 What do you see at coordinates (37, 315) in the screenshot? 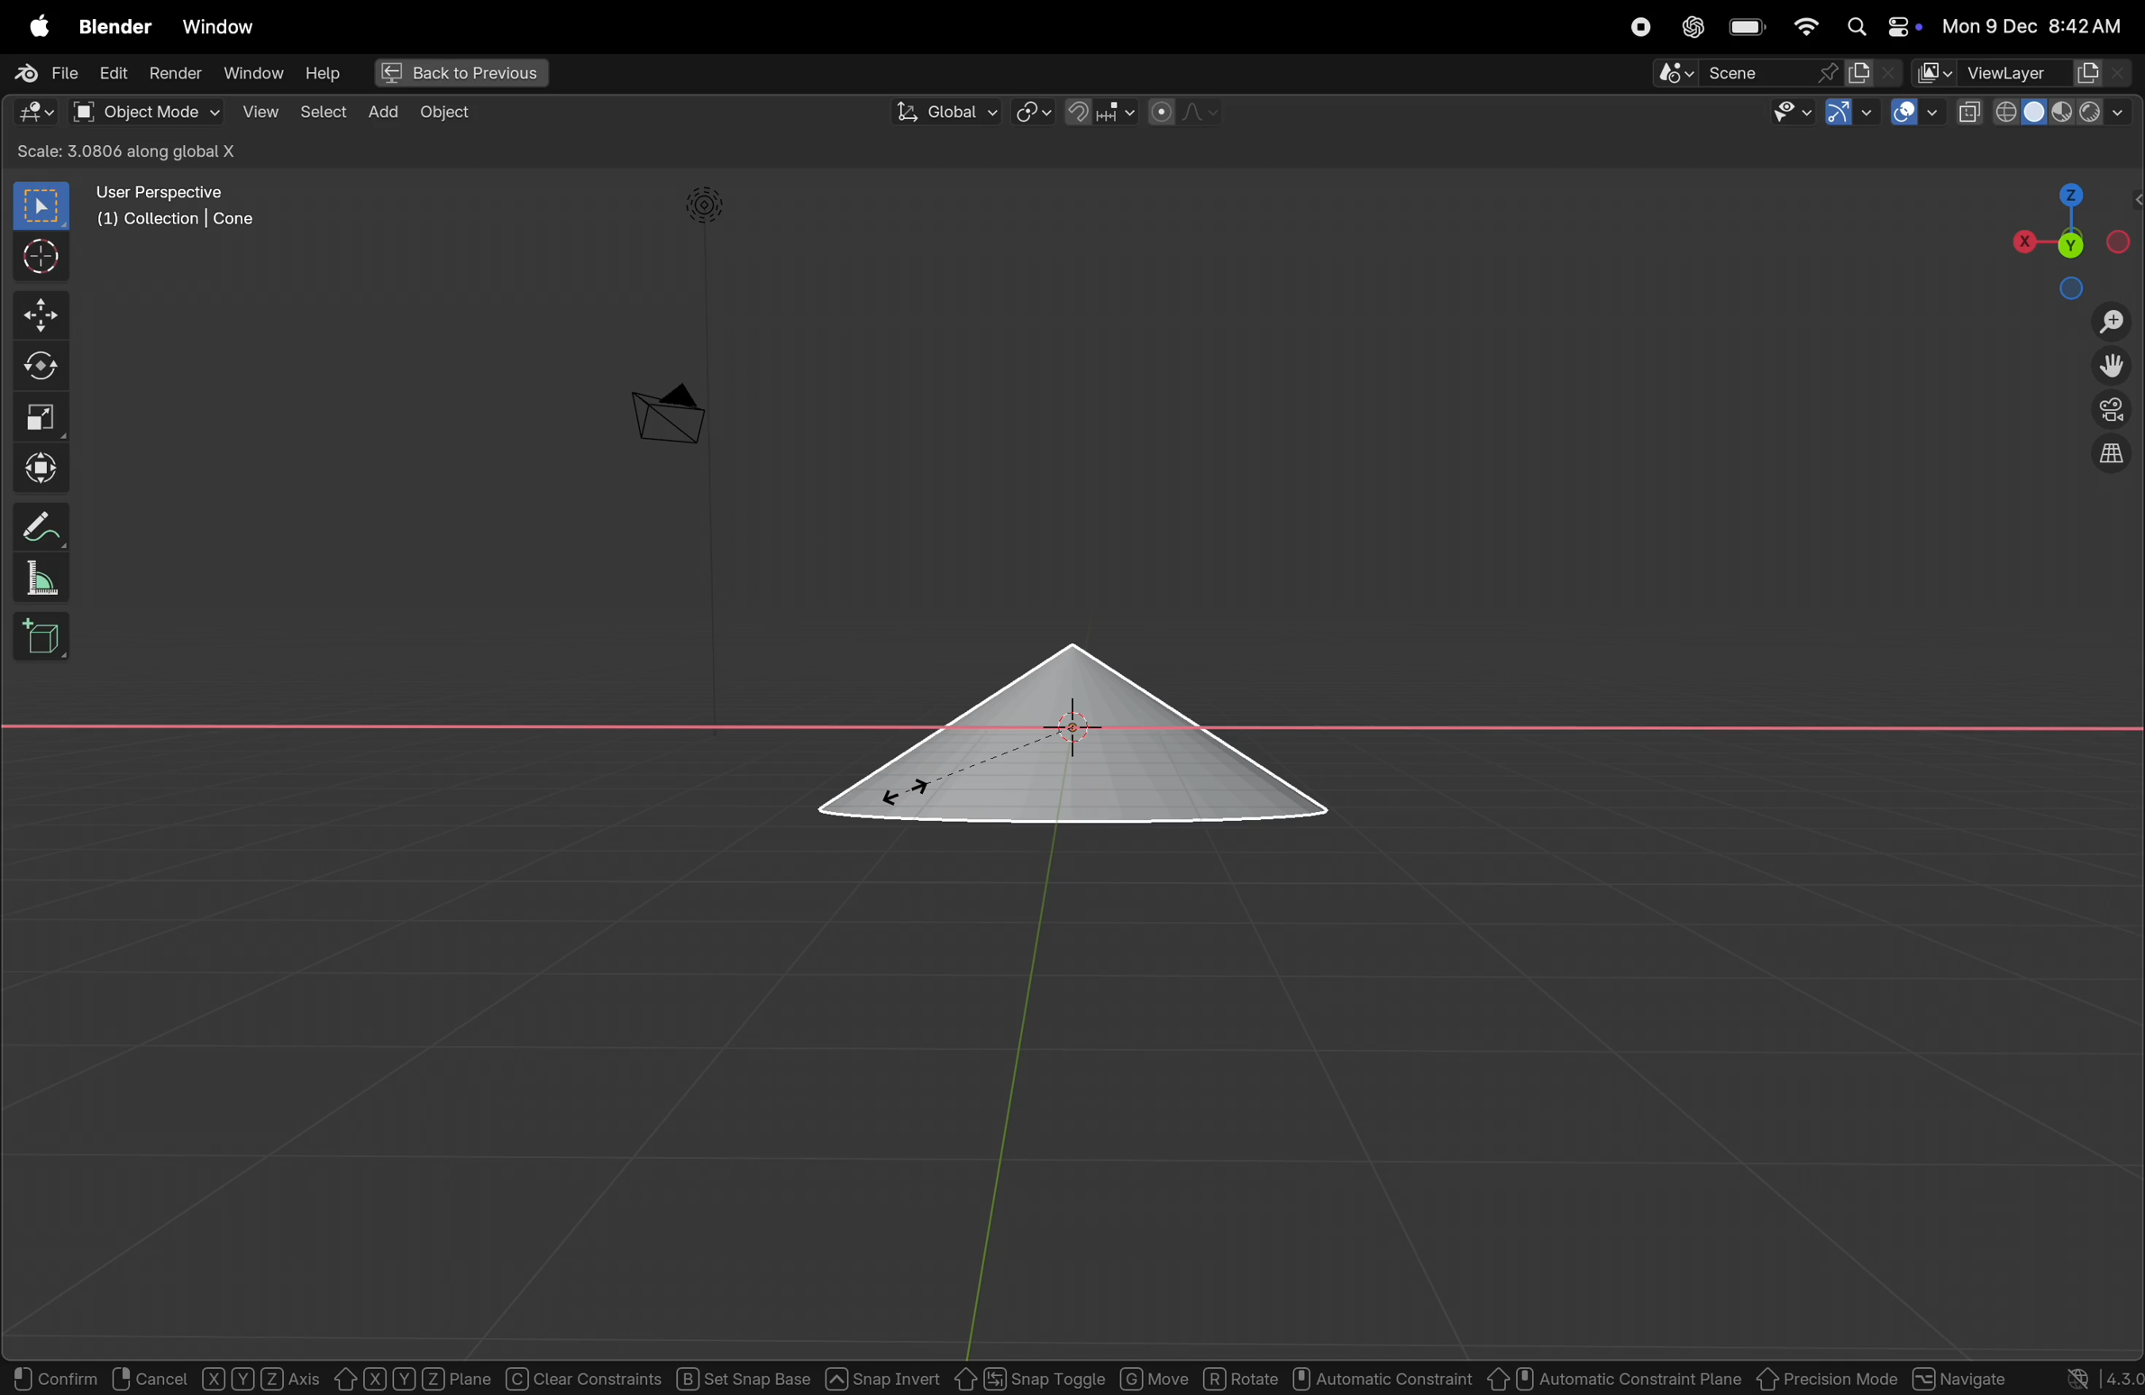
I see `move` at bounding box center [37, 315].